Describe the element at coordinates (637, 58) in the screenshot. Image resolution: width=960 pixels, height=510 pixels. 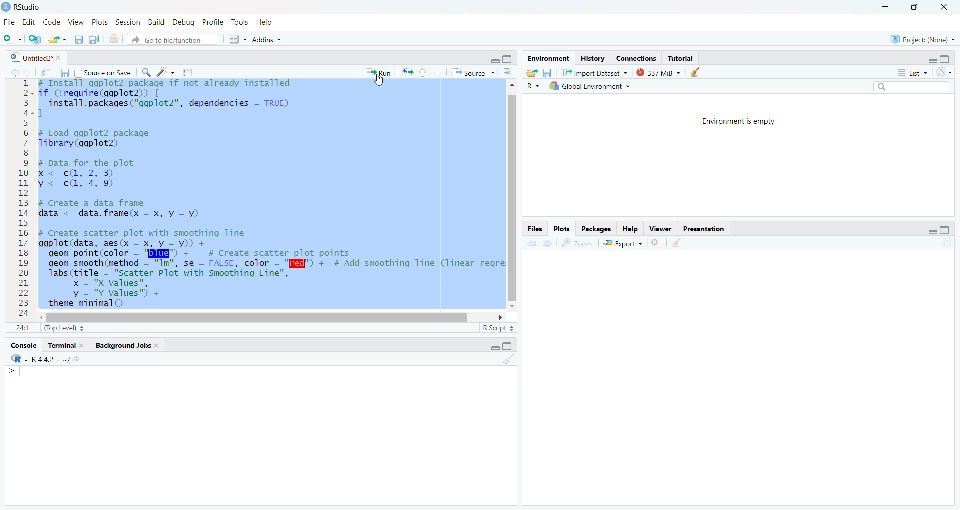
I see `Connections` at that location.